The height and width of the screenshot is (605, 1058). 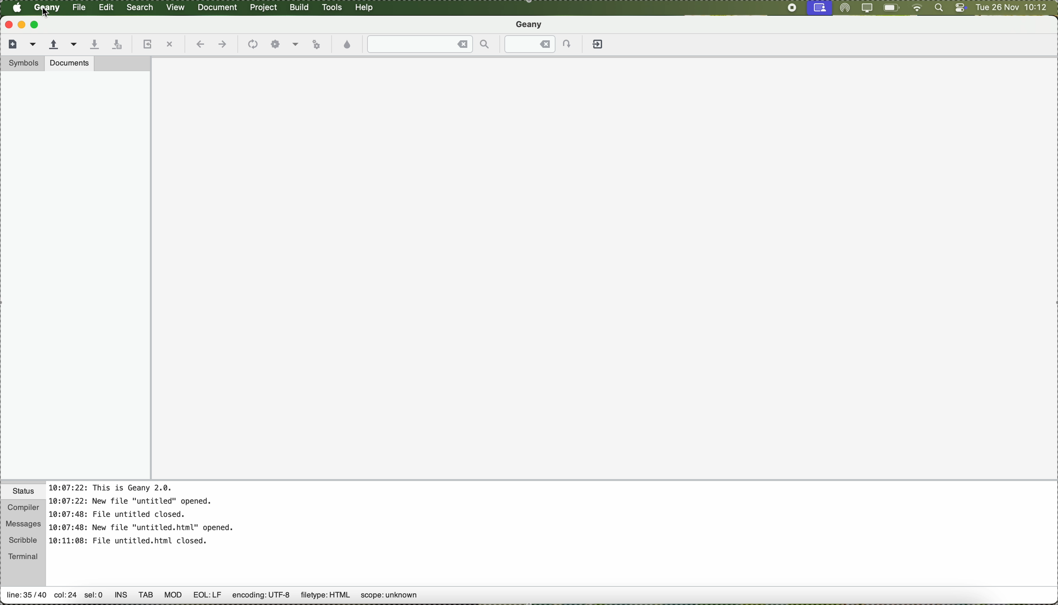 What do you see at coordinates (296, 44) in the screenshot?
I see `Choose more options` at bounding box center [296, 44].